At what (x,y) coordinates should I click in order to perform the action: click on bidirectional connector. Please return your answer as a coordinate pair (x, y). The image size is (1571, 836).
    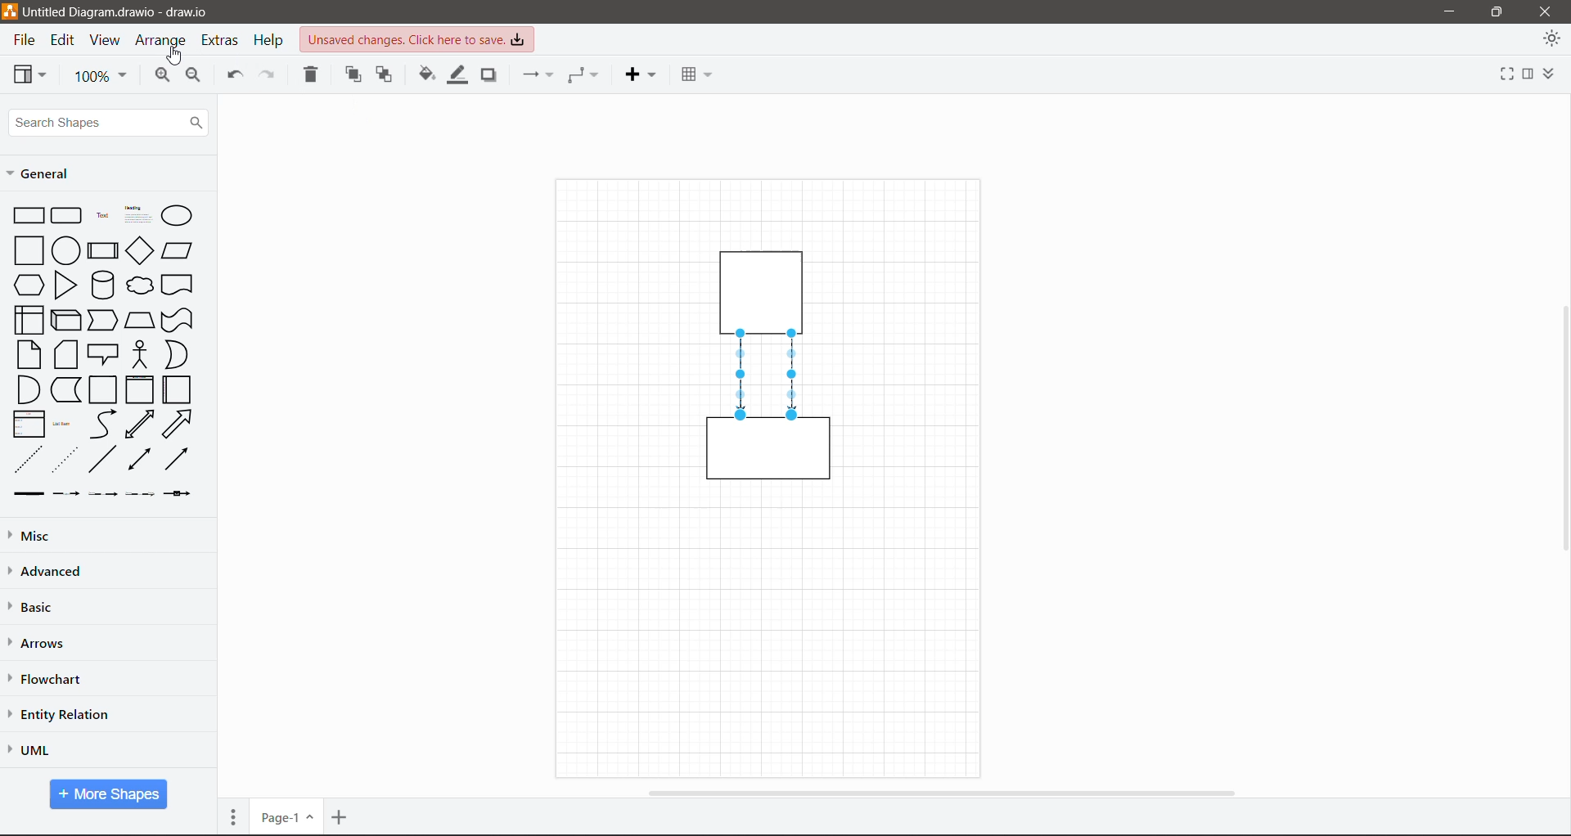
    Looking at the image, I should click on (137, 461).